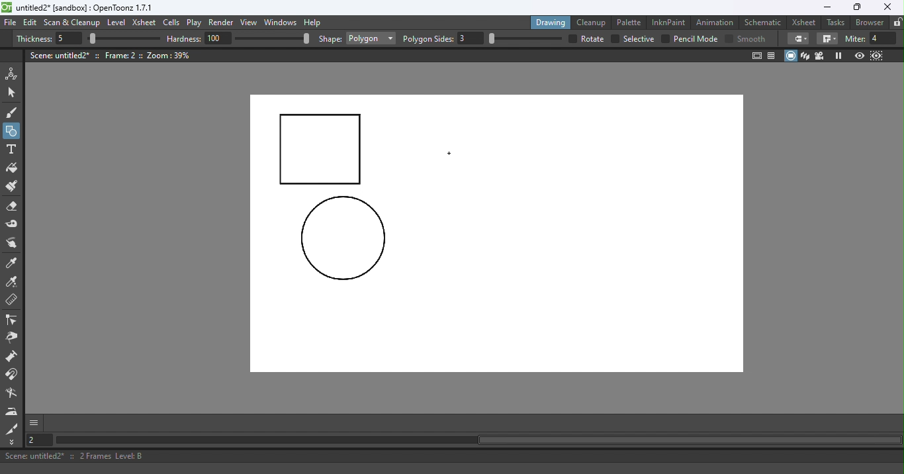 This screenshot has width=904, height=474. I want to click on Magnet tool, so click(13, 375).